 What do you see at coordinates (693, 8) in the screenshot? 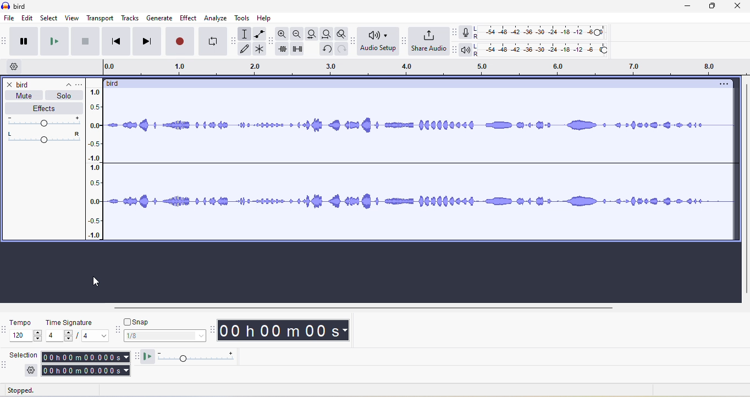
I see `minimize` at bounding box center [693, 8].